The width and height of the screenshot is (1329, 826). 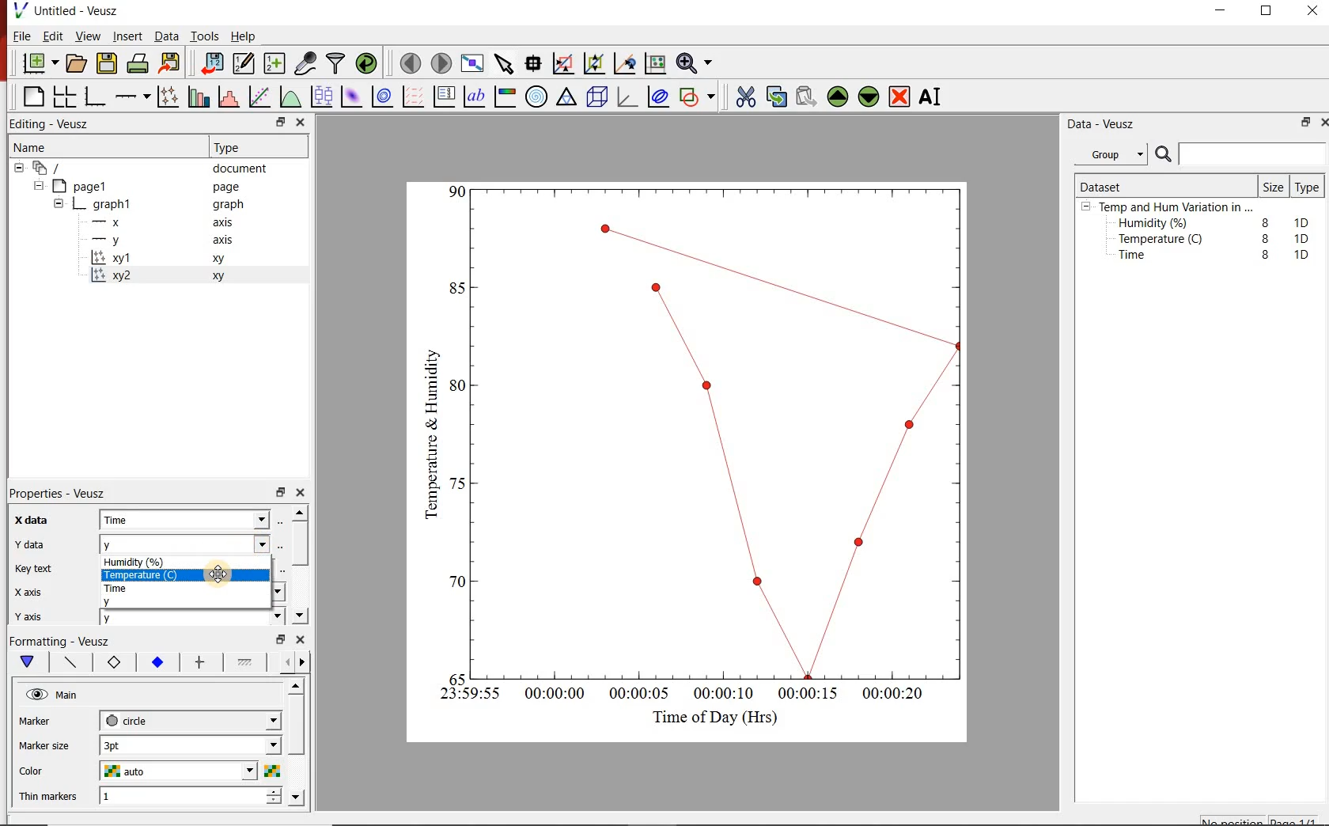 I want to click on Graph, so click(x=721, y=430).